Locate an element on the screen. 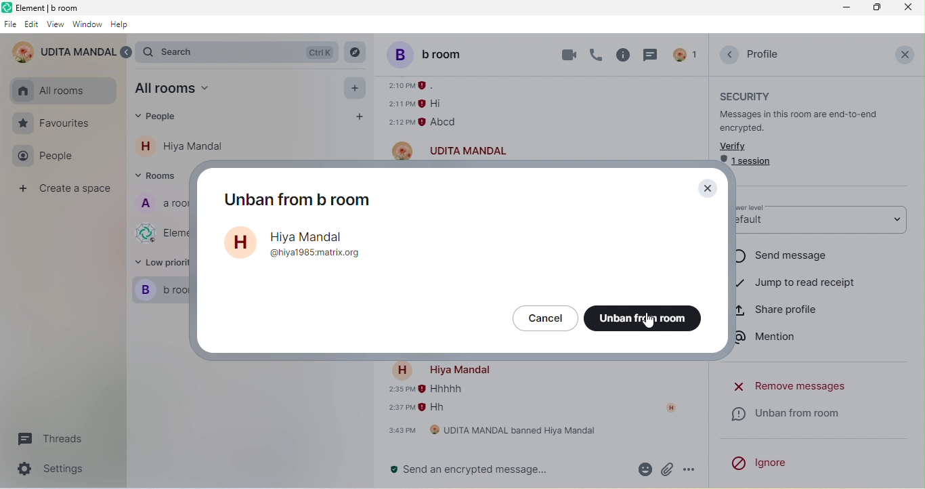  mention is located at coordinates (770, 336).